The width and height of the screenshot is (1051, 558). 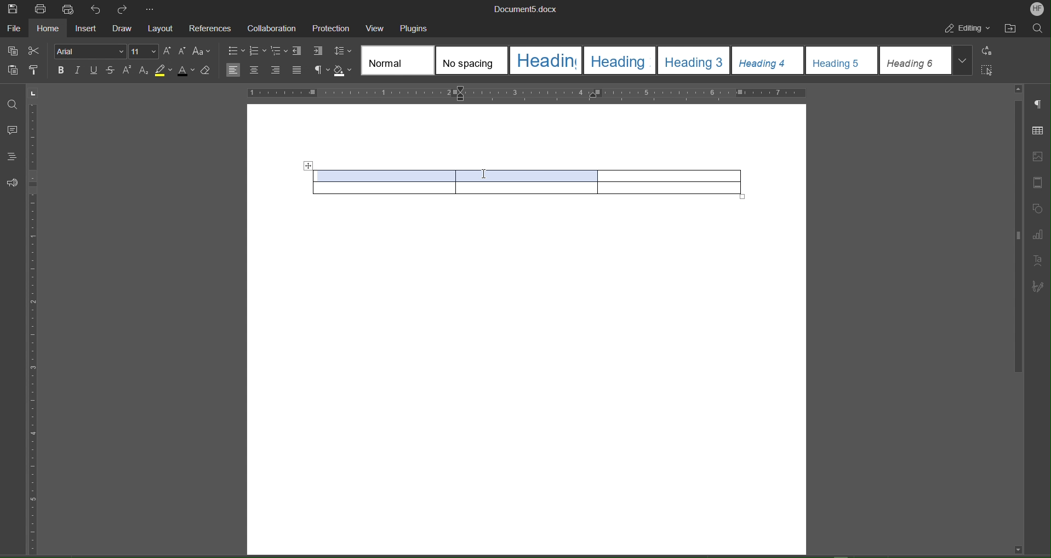 What do you see at coordinates (78, 71) in the screenshot?
I see `Italic` at bounding box center [78, 71].